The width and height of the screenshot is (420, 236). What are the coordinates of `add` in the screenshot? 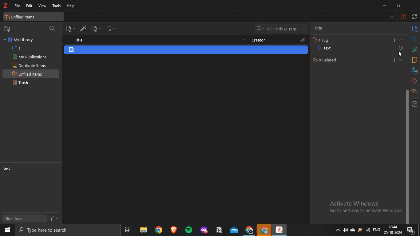 It's located at (394, 60).